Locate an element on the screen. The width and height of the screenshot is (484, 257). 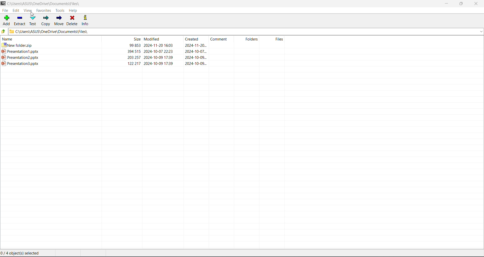
Info is located at coordinates (85, 20).